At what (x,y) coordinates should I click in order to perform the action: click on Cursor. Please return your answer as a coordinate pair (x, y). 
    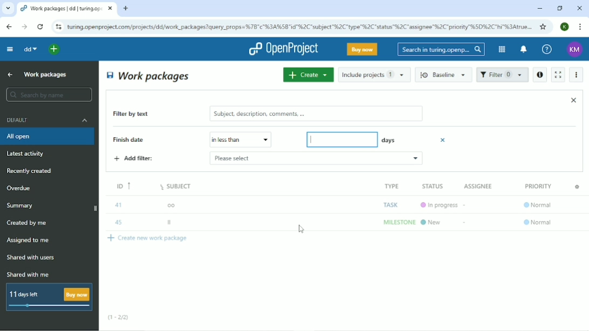
    Looking at the image, I should click on (302, 230).